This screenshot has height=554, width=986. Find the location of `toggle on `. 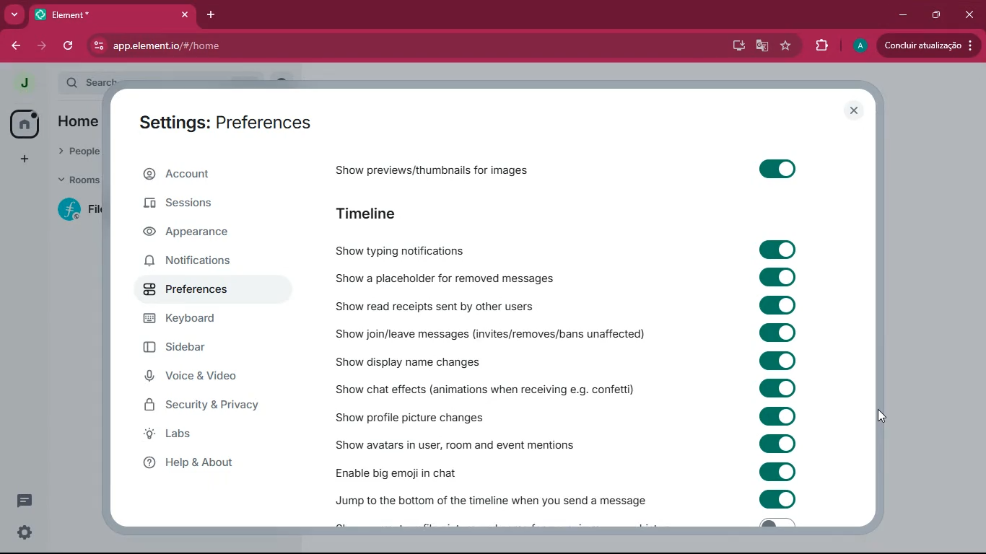

toggle on  is located at coordinates (780, 249).